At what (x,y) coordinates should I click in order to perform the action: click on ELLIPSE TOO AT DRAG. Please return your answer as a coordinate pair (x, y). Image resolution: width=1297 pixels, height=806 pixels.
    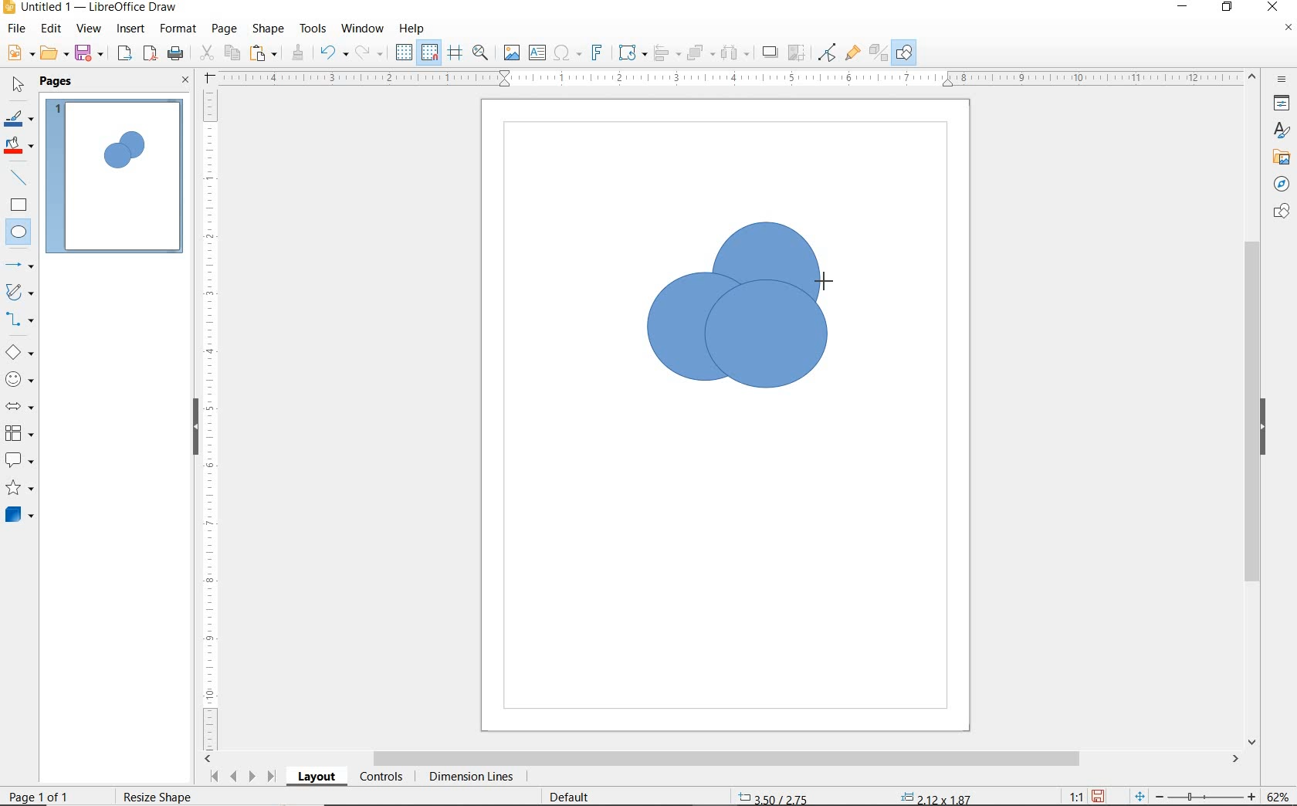
    Looking at the image, I should click on (818, 225).